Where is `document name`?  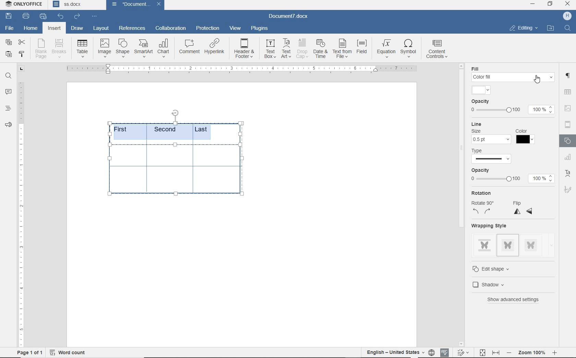
document name is located at coordinates (291, 15).